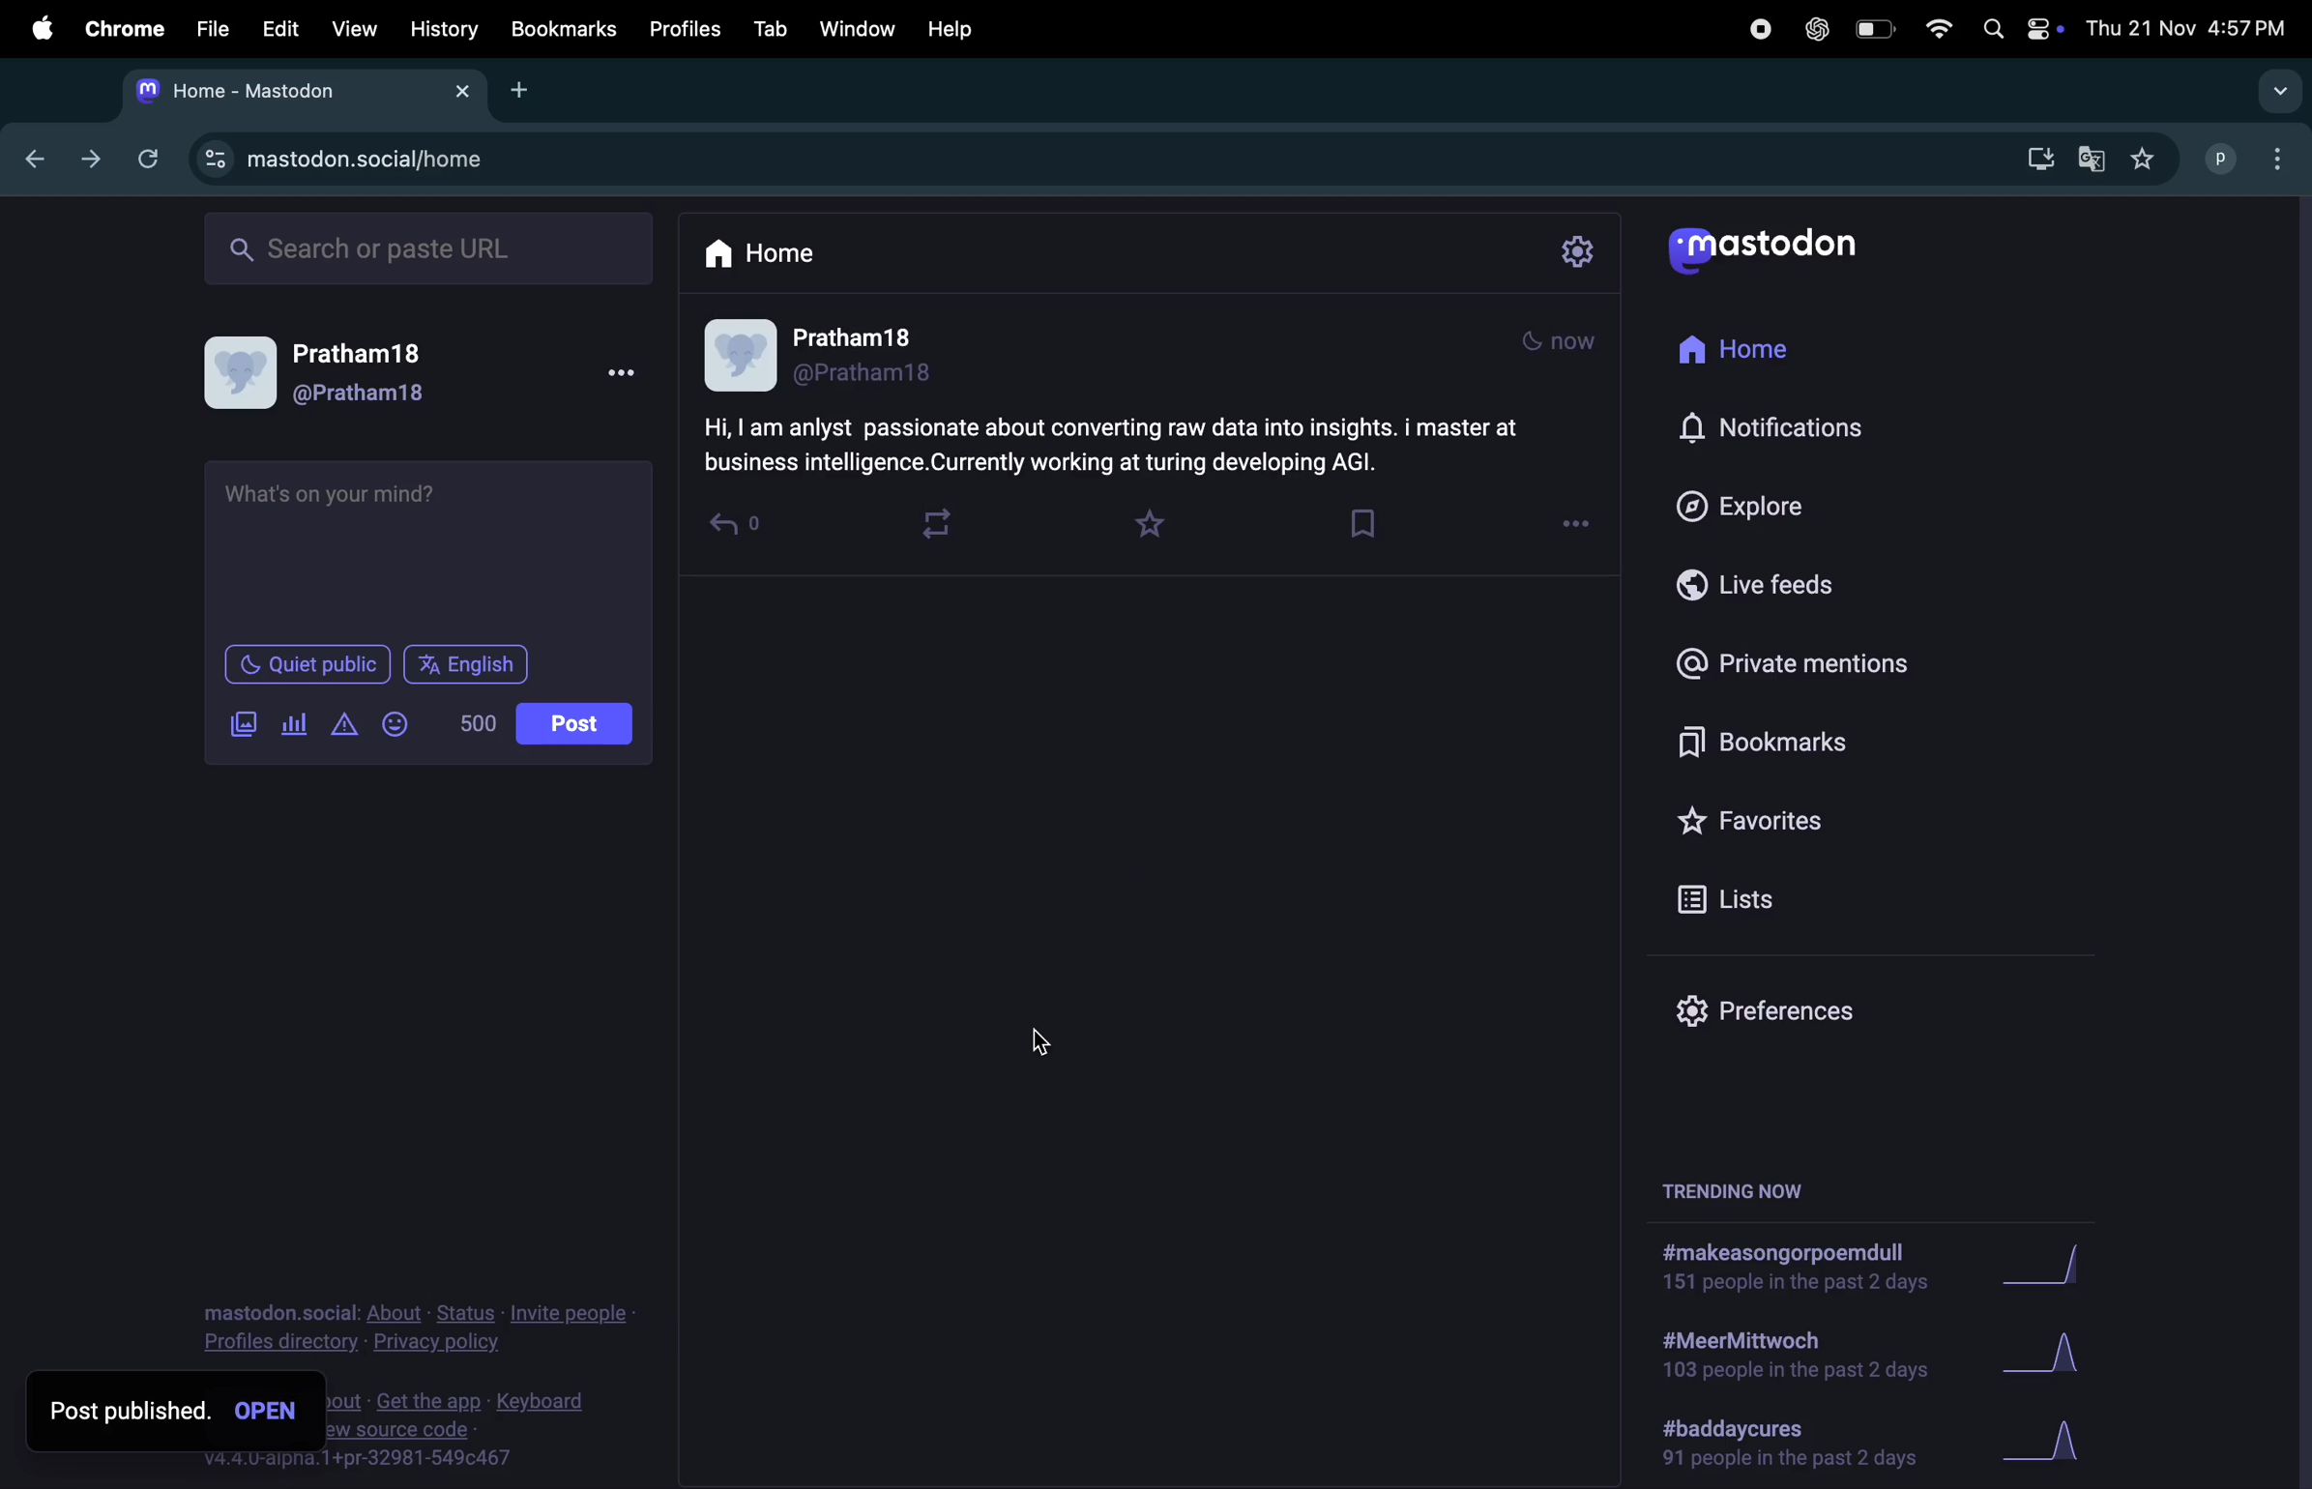  What do you see at coordinates (941, 525) in the screenshot?
I see `loop` at bounding box center [941, 525].